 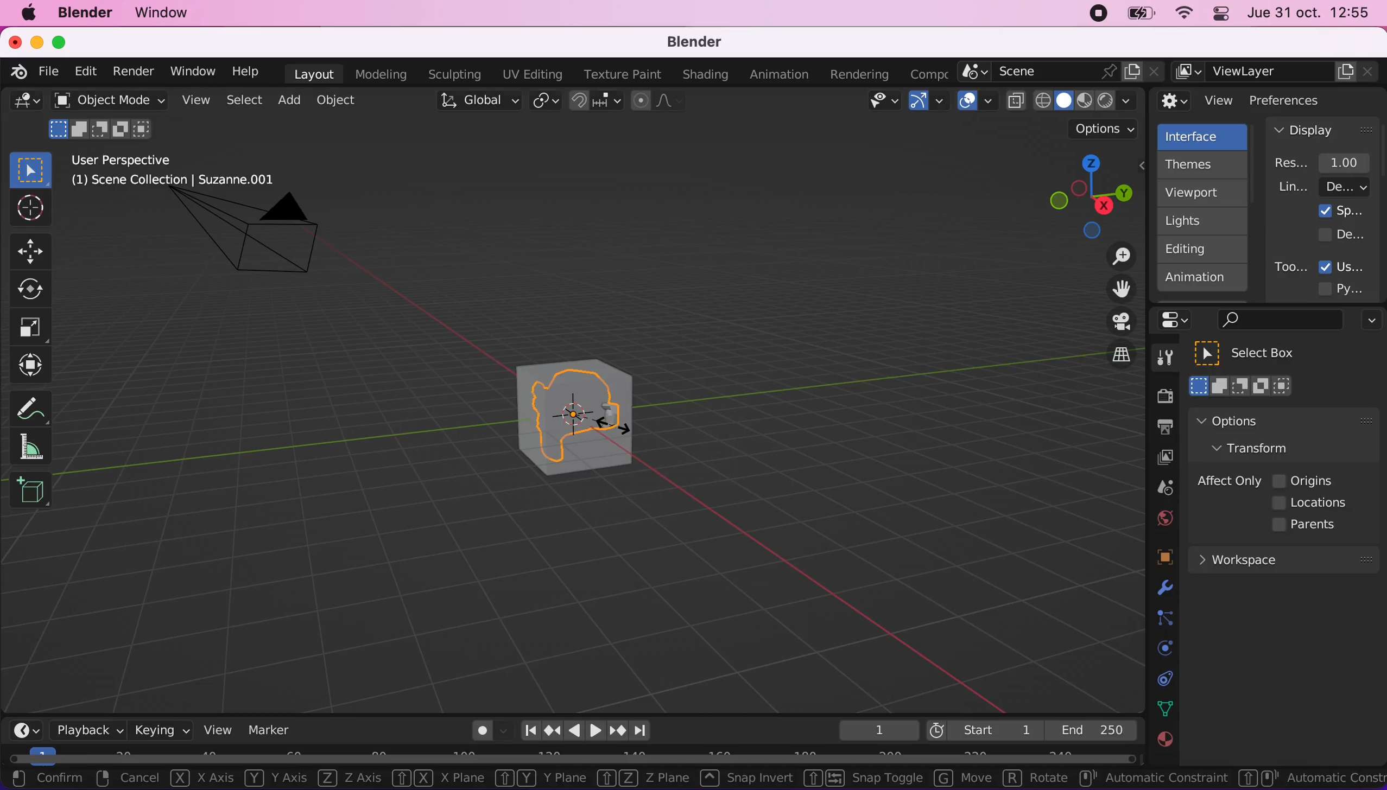 I want to click on view layer, so click(x=1159, y=459).